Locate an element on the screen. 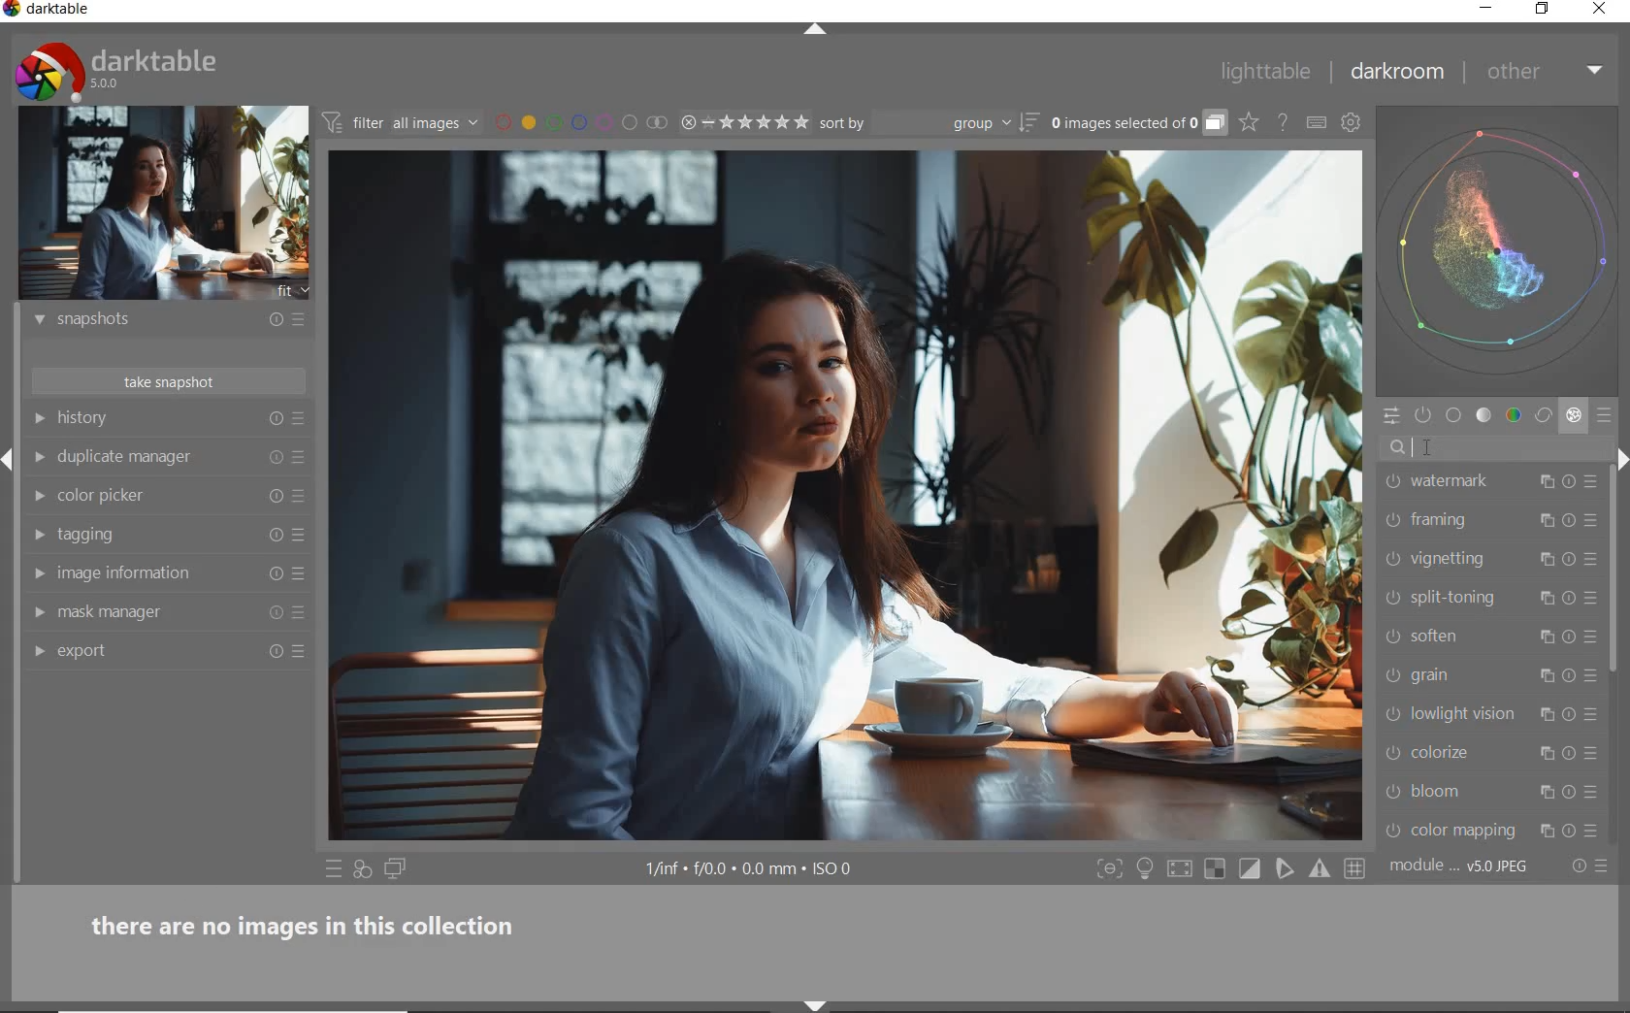 The width and height of the screenshot is (1630, 1013). shift+ctrl+r is located at coordinates (1620, 460).